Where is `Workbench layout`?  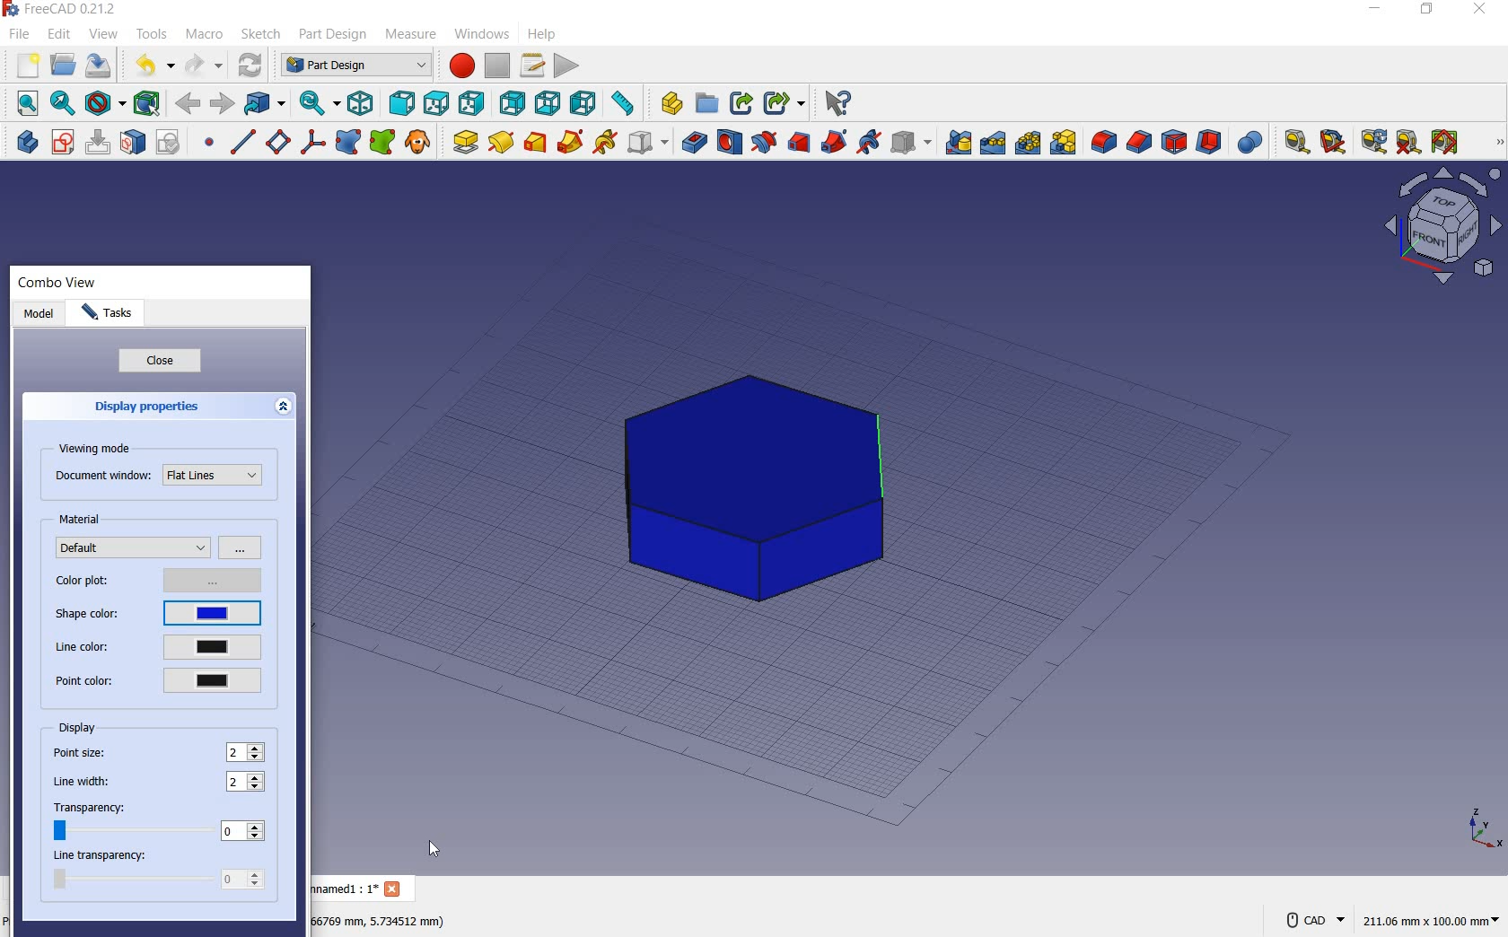
Workbench layout is located at coordinates (1434, 228).